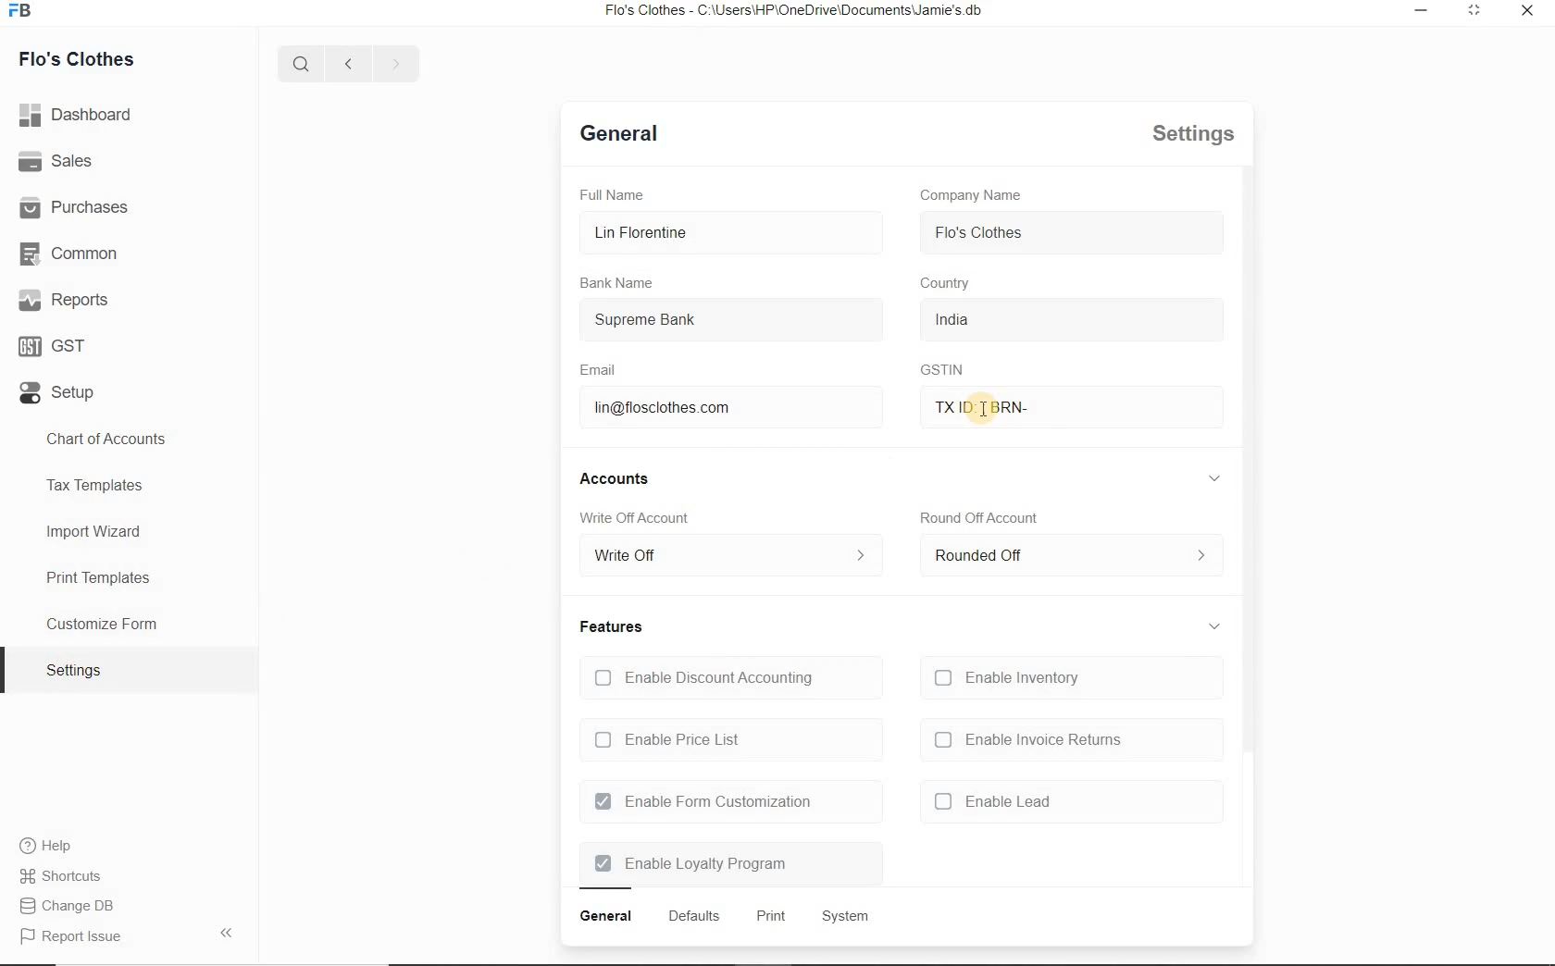 The width and height of the screenshot is (1555, 966). I want to click on Enable Loyalty Program, so click(691, 864).